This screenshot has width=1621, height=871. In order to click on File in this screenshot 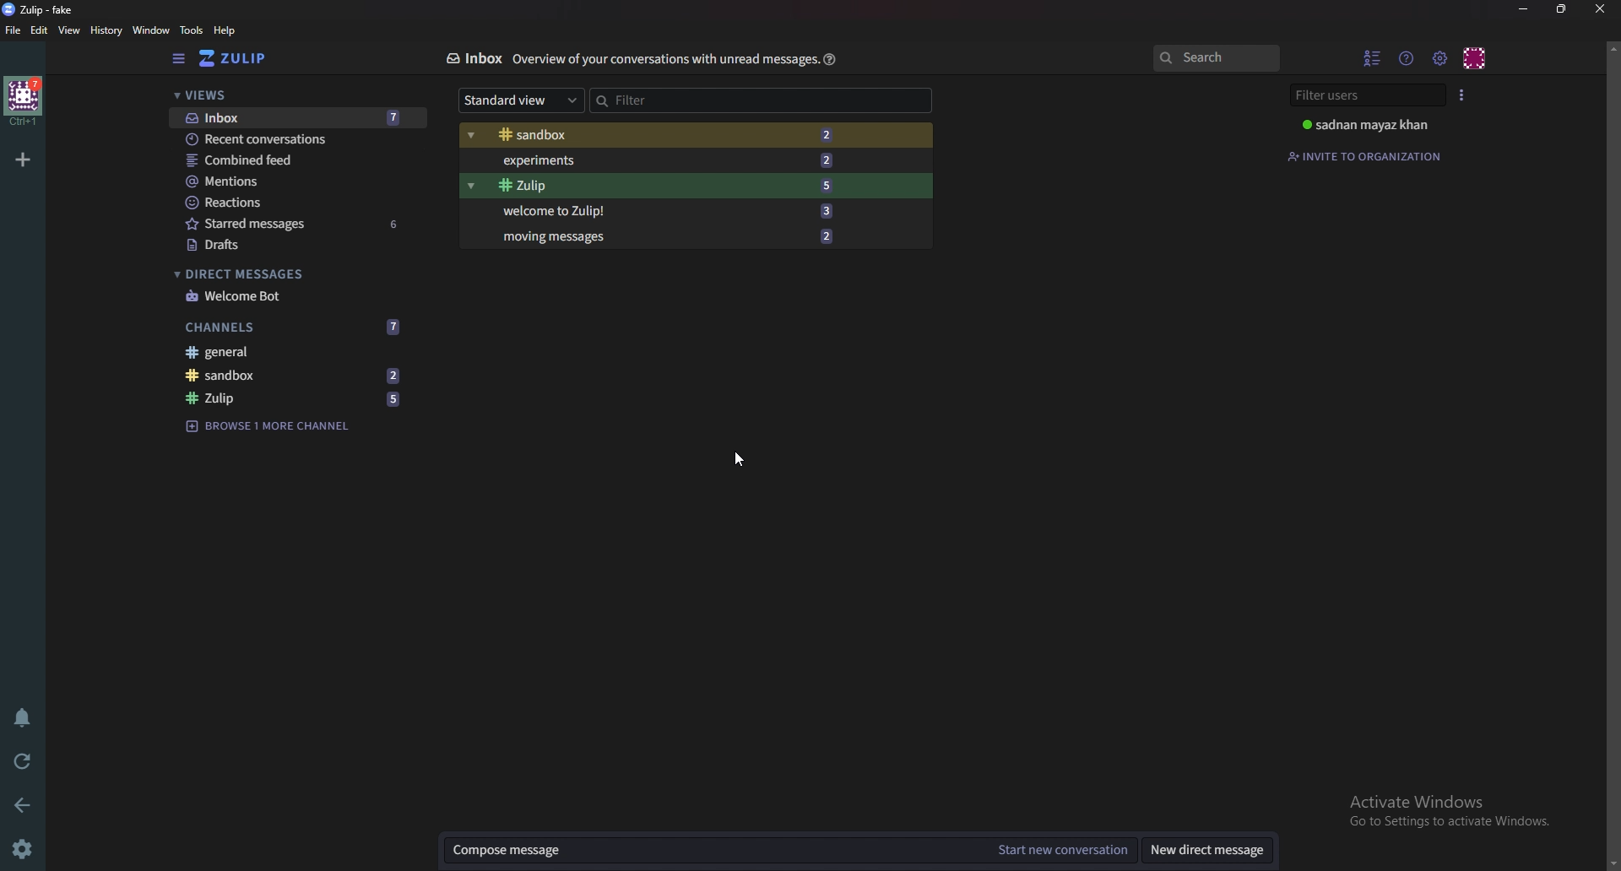, I will do `click(14, 30)`.